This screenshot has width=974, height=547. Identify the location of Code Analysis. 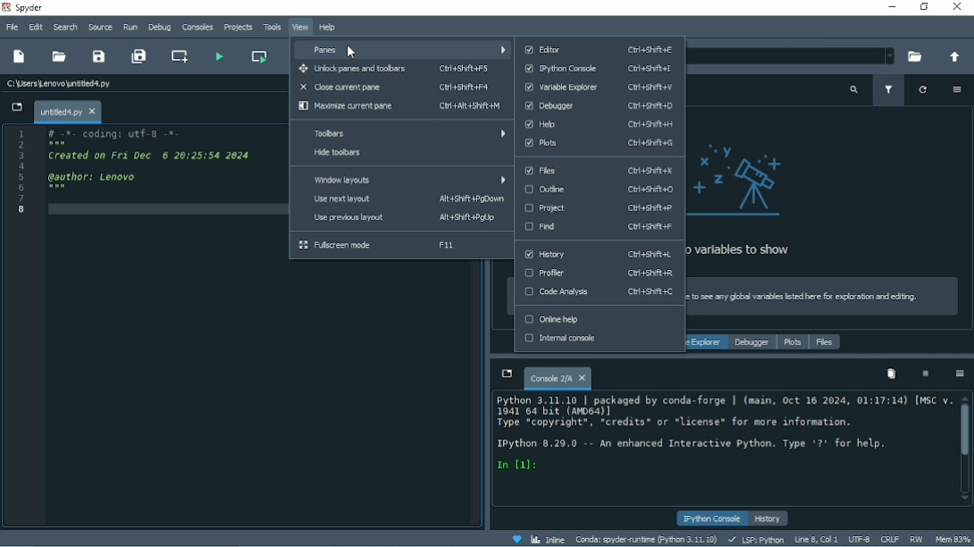
(604, 293).